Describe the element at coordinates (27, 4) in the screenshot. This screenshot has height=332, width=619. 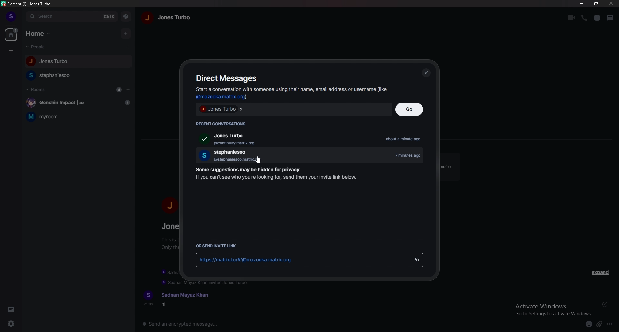
I see `element [1] | Jones Turbo` at that location.